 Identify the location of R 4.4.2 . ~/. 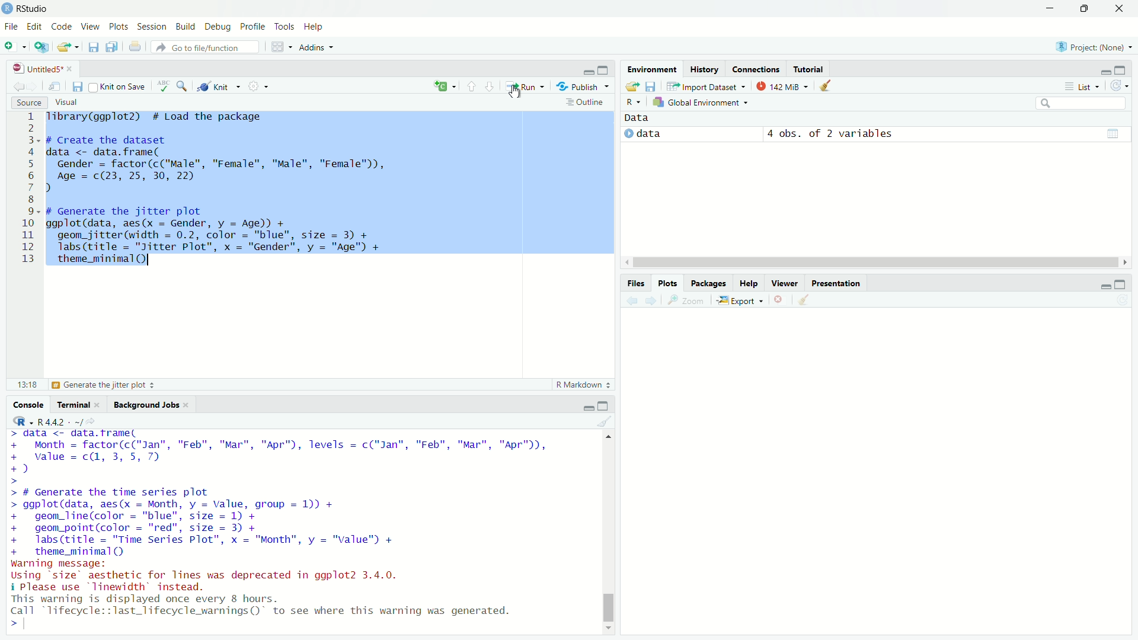
(60, 421).